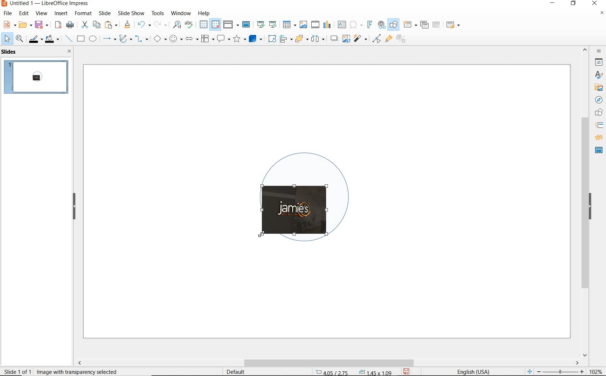 This screenshot has height=376, width=606. I want to click on properties, so click(598, 62).